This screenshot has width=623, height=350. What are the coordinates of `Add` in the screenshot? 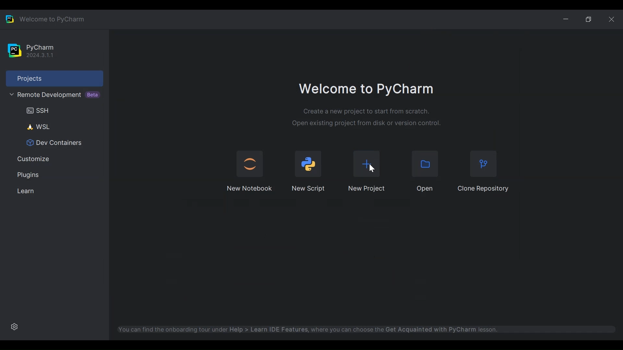 It's located at (366, 164).